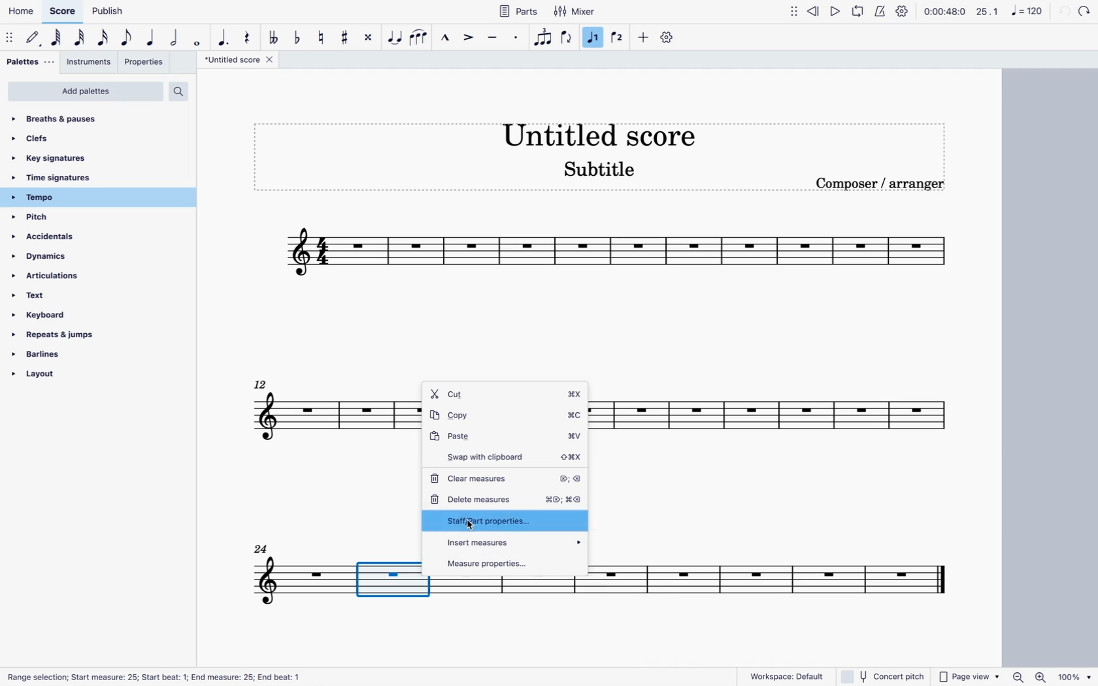 This screenshot has height=686, width=1098. I want to click on default, so click(33, 39).